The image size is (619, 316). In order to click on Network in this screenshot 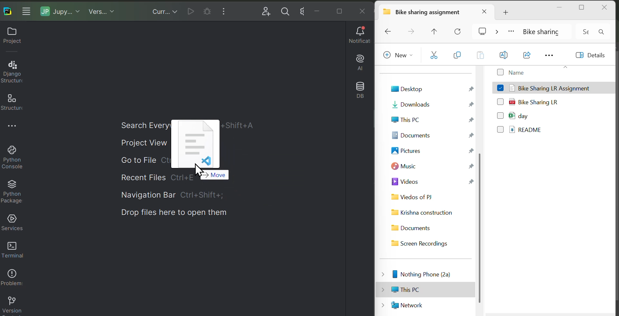, I will do `click(425, 304)`.